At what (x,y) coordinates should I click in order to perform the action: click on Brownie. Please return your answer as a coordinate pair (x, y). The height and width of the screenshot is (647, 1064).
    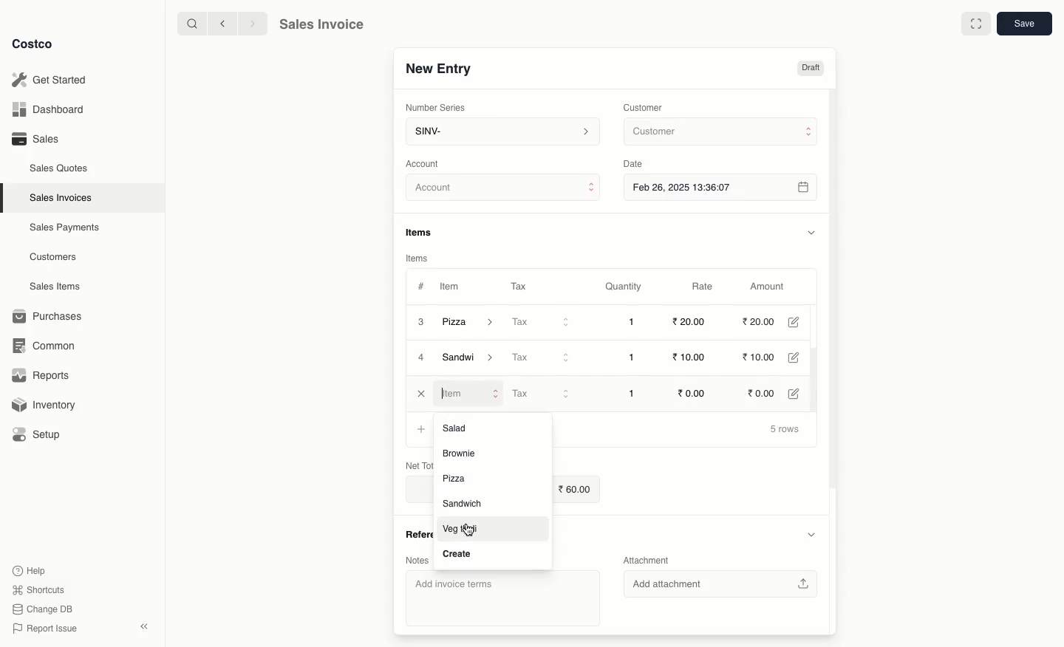
    Looking at the image, I should click on (463, 453).